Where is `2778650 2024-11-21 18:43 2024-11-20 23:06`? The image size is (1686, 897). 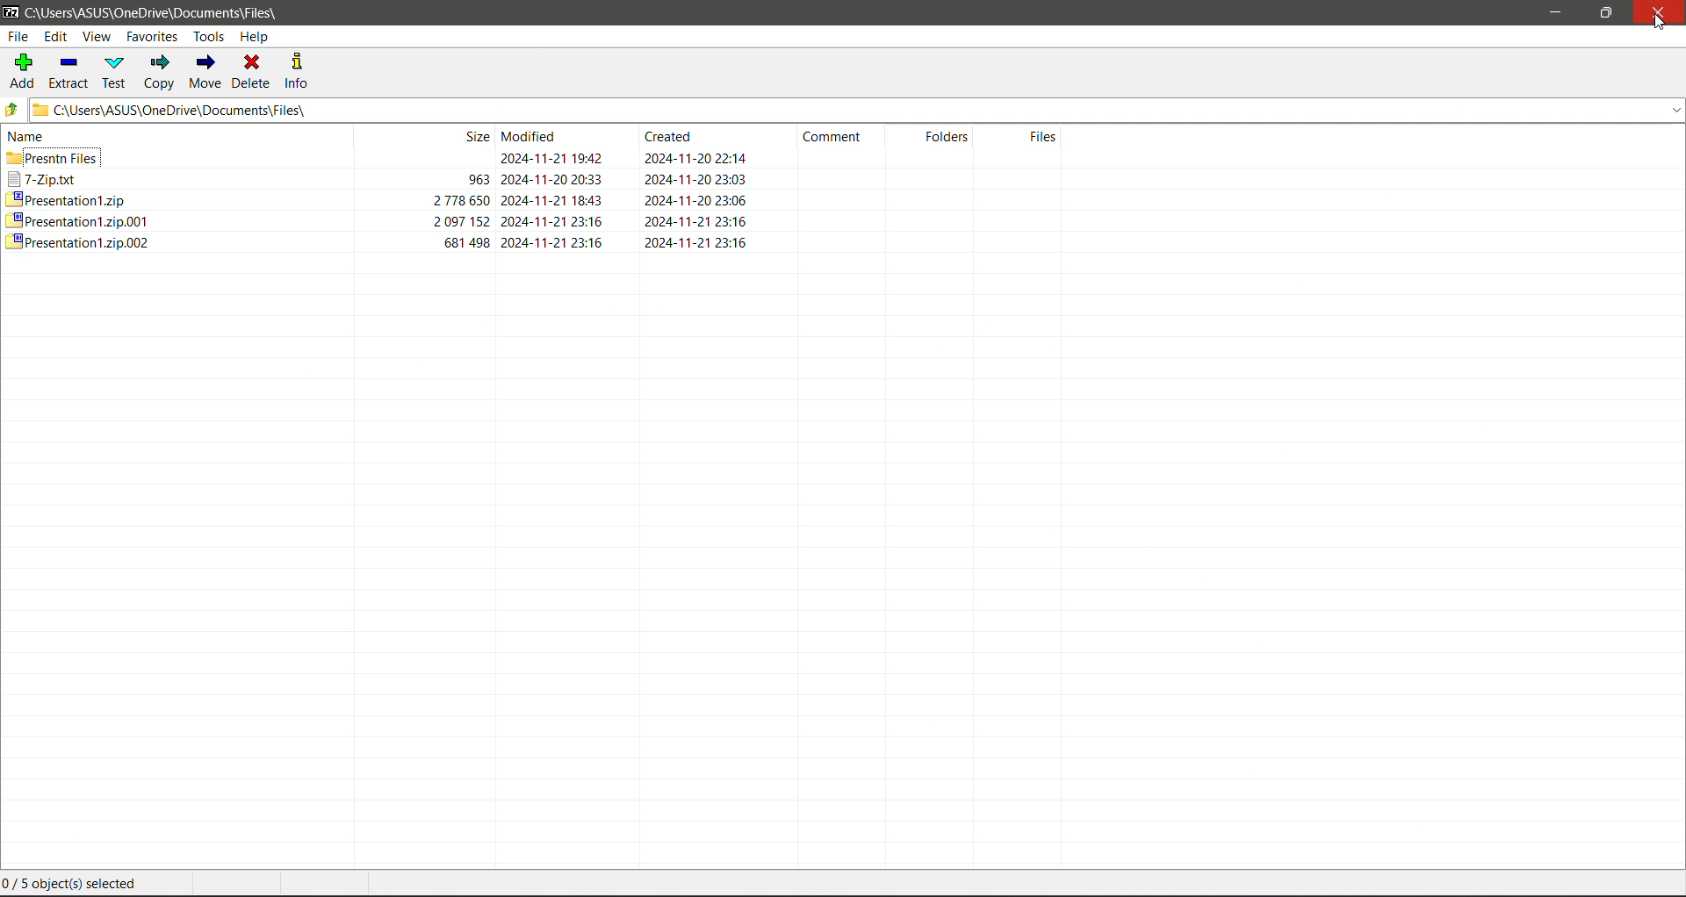
2778650 2024-11-21 18:43 2024-11-20 23:06 is located at coordinates (608, 200).